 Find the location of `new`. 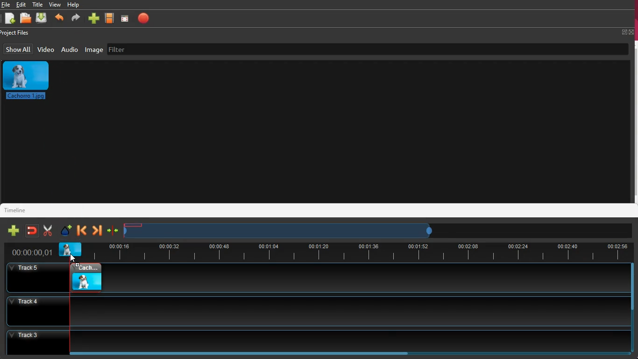

new is located at coordinates (14, 231).